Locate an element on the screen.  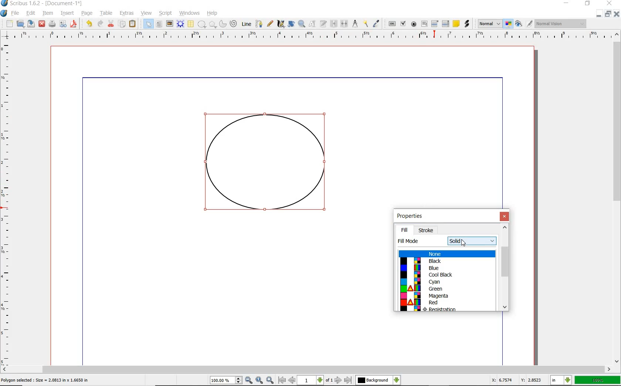
FREEHAND LINE is located at coordinates (270, 23).